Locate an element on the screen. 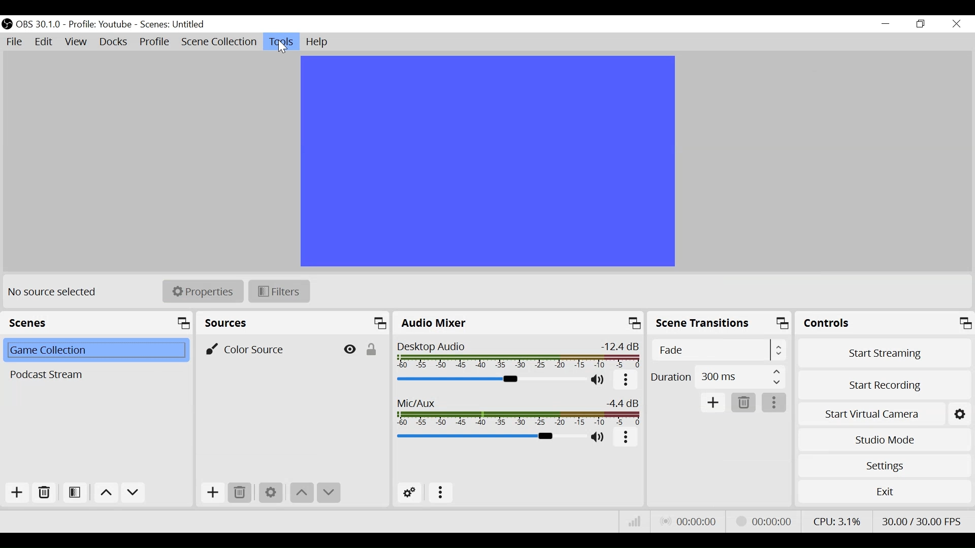 Image resolution: width=975 pixels, height=548 pixels. Docks is located at coordinates (114, 42).